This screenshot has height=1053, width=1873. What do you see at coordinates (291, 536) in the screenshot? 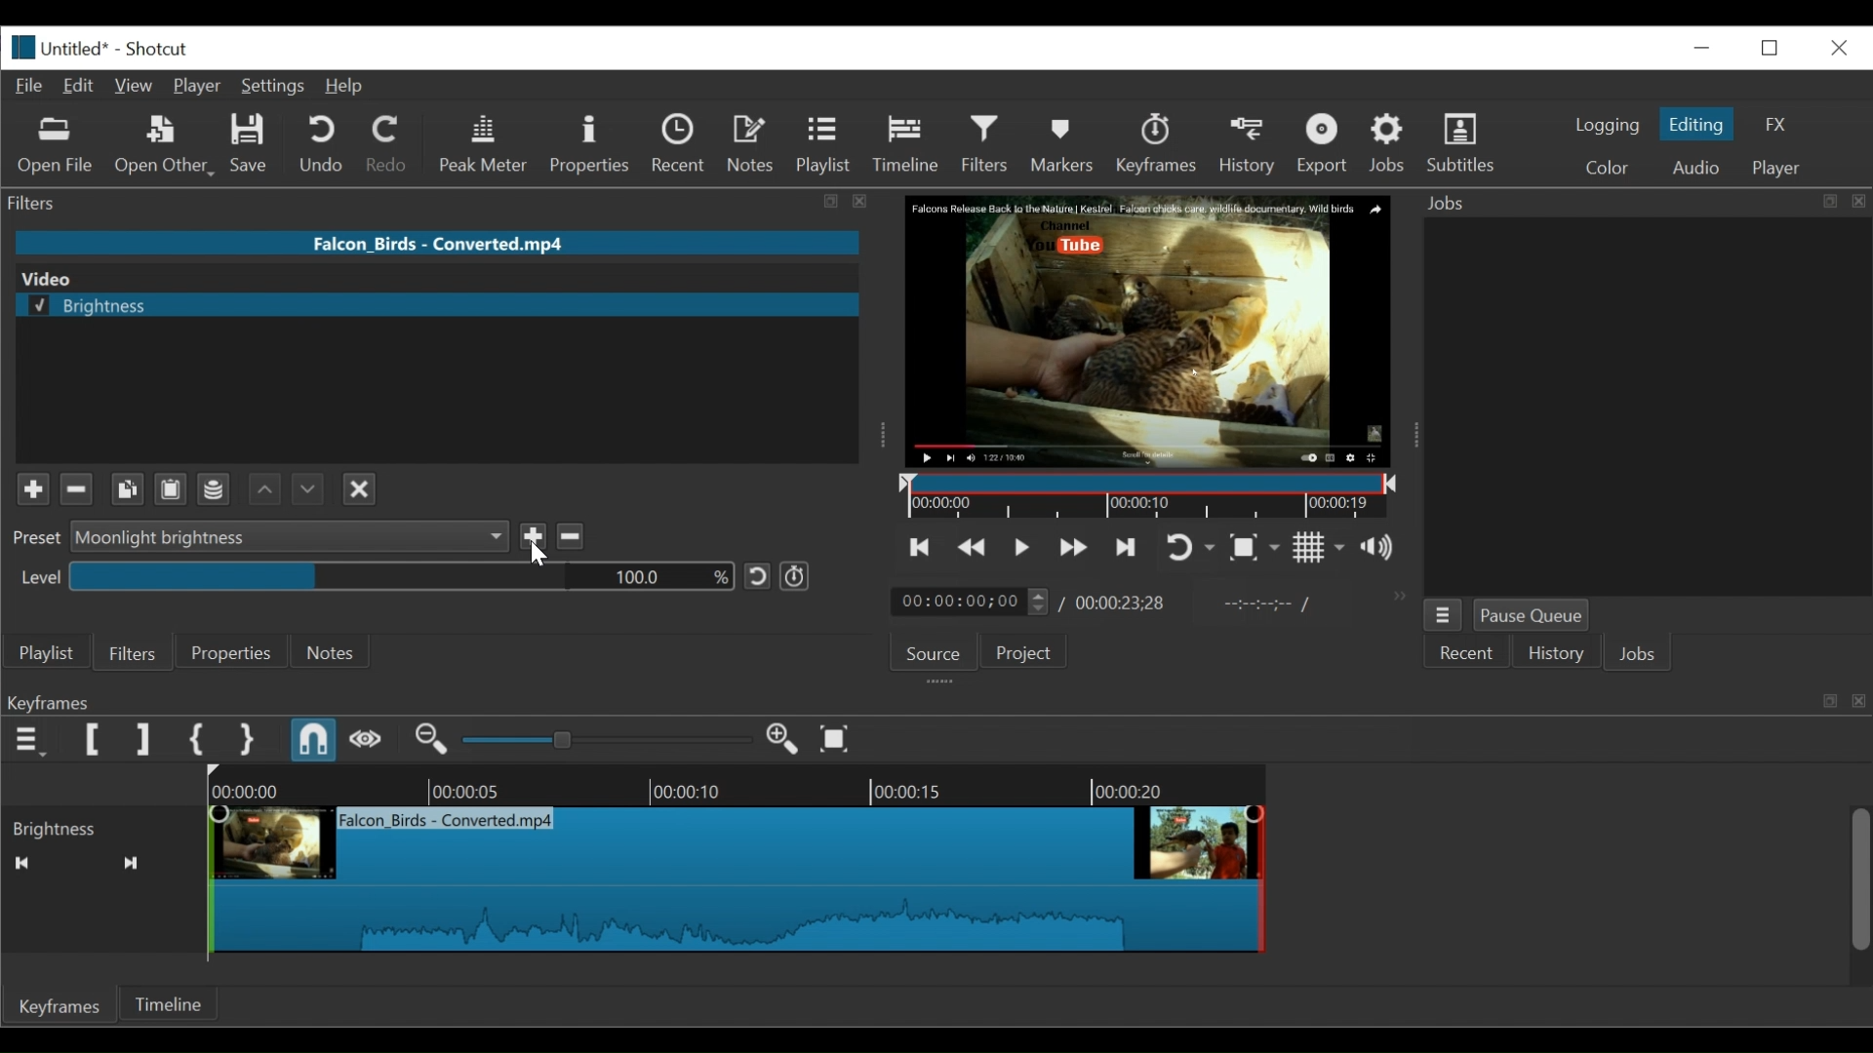
I see `Preset dropdown menu` at bounding box center [291, 536].